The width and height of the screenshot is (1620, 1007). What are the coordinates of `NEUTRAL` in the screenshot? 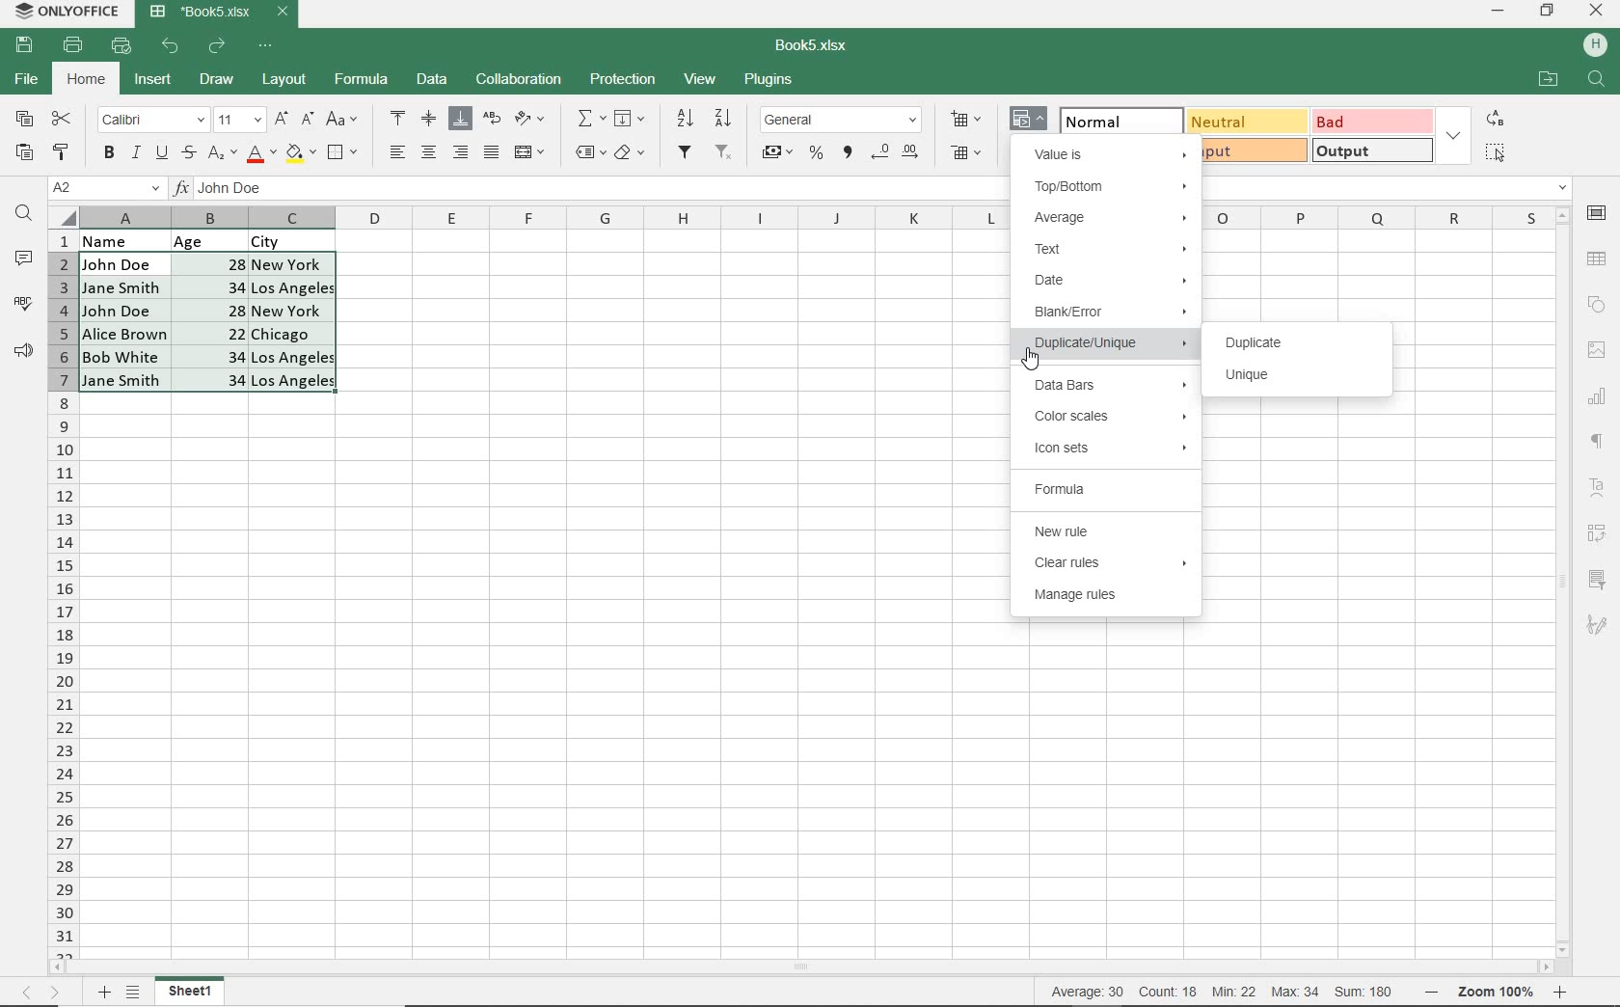 It's located at (1244, 121).